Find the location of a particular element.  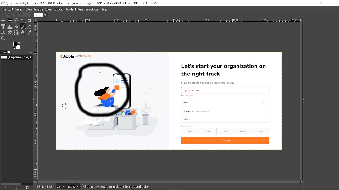

Eraser tool is located at coordinates (30, 26).